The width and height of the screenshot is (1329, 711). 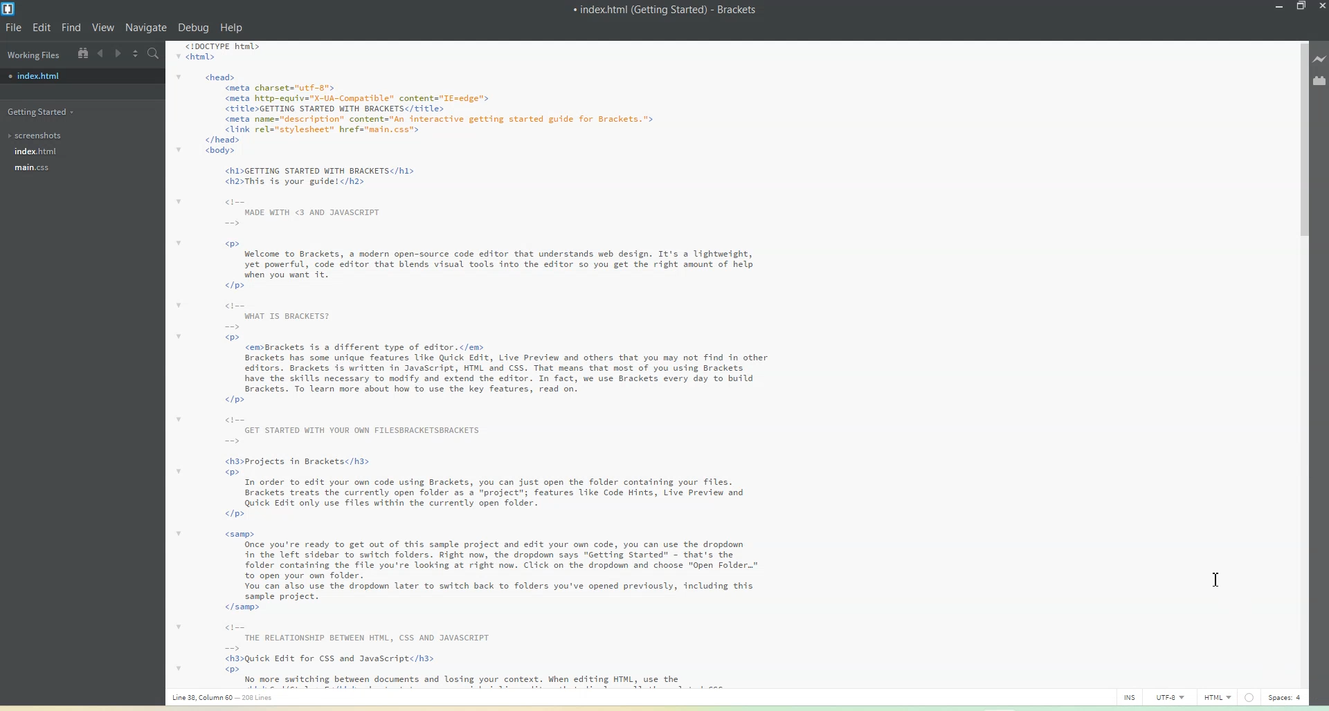 I want to click on Navigate Backward, so click(x=101, y=53).